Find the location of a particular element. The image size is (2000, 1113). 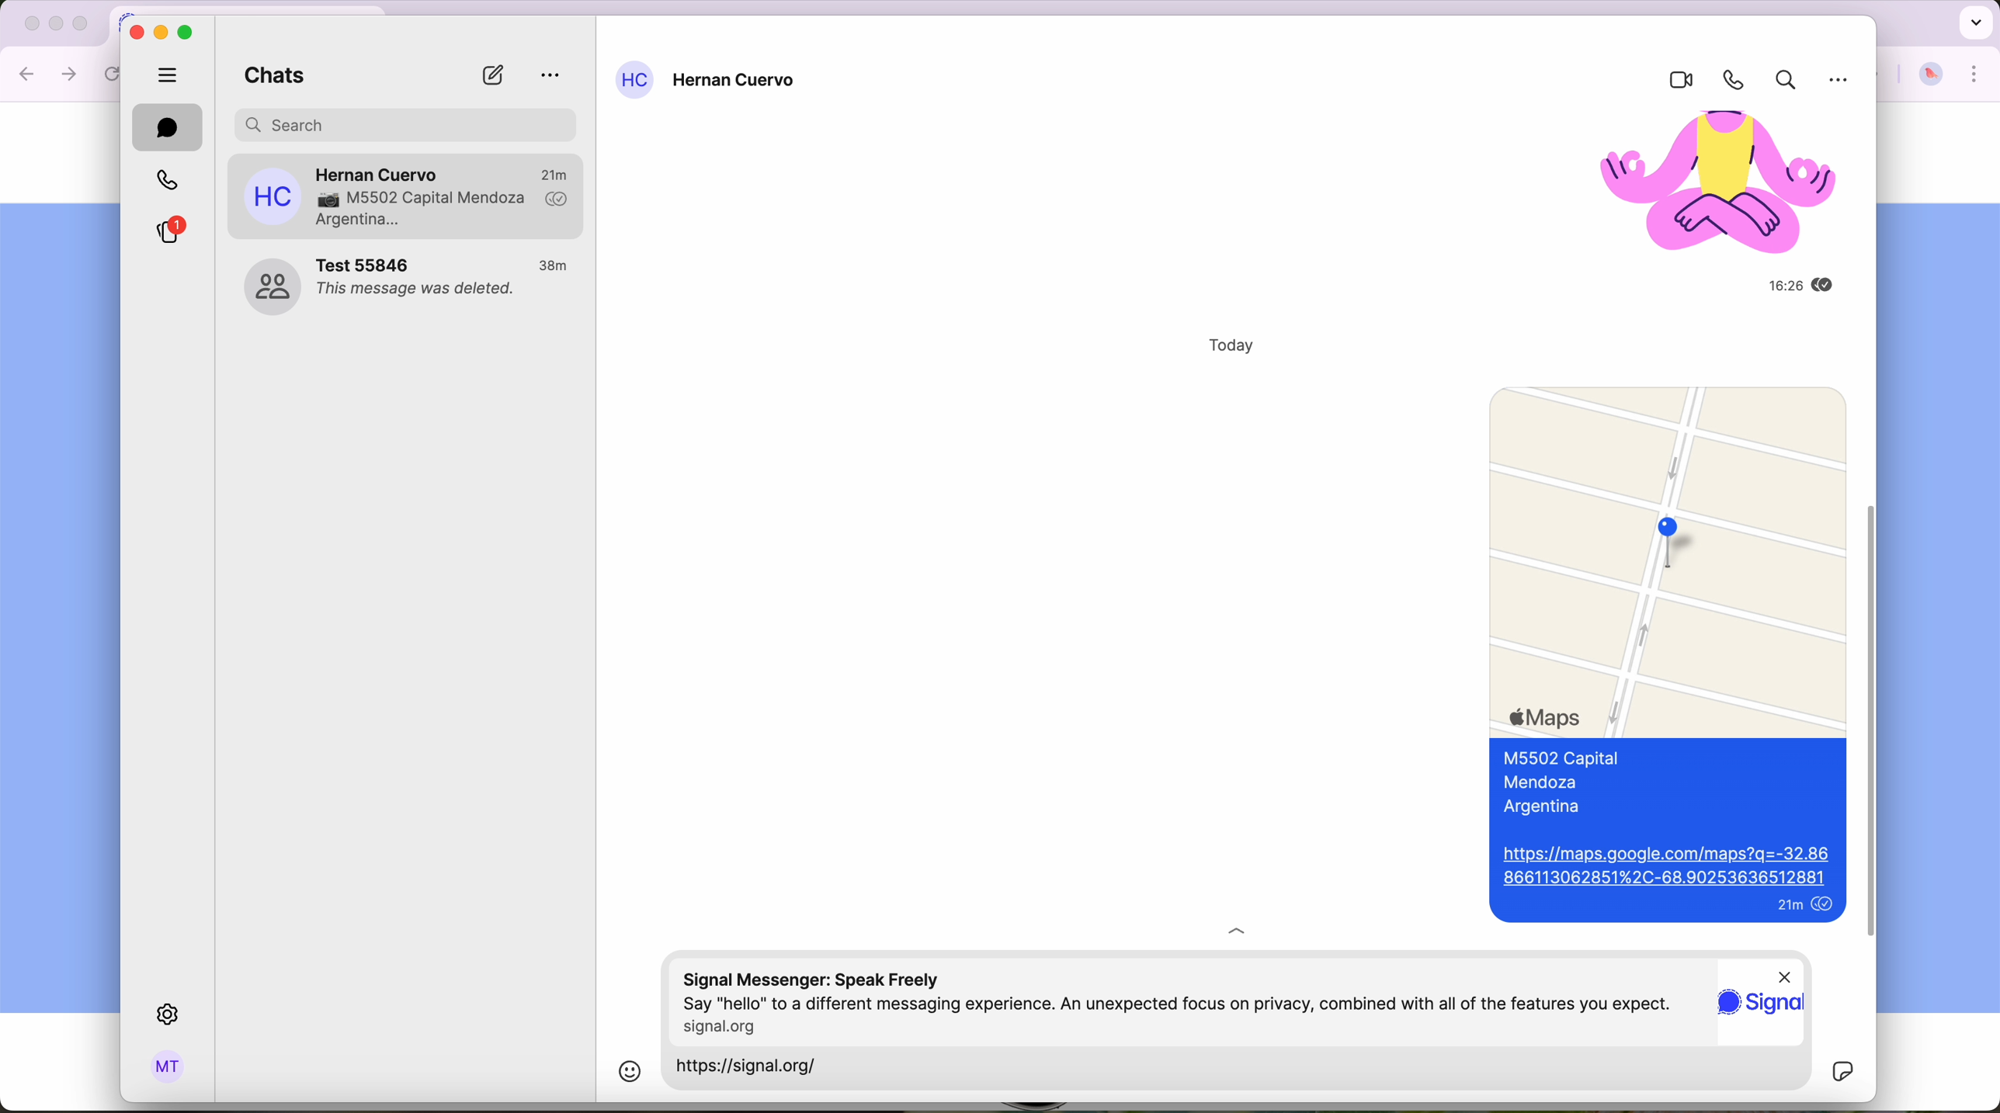

Argentina... is located at coordinates (359, 221).